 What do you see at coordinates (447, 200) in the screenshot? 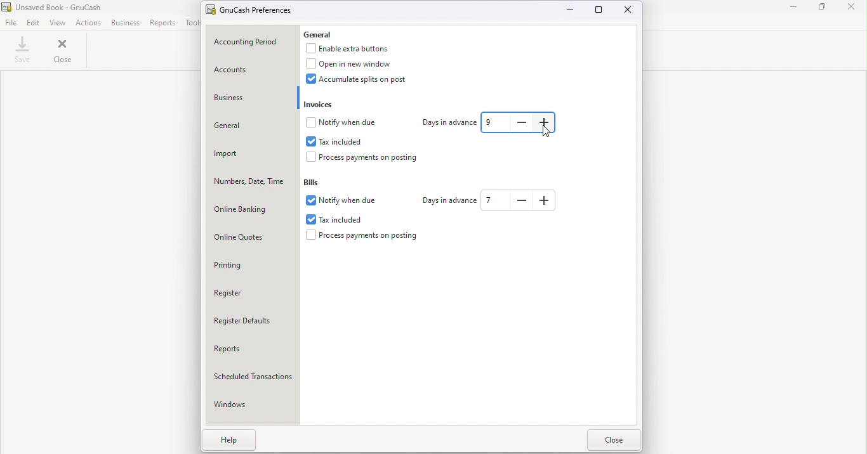
I see `Days in advance` at bounding box center [447, 200].